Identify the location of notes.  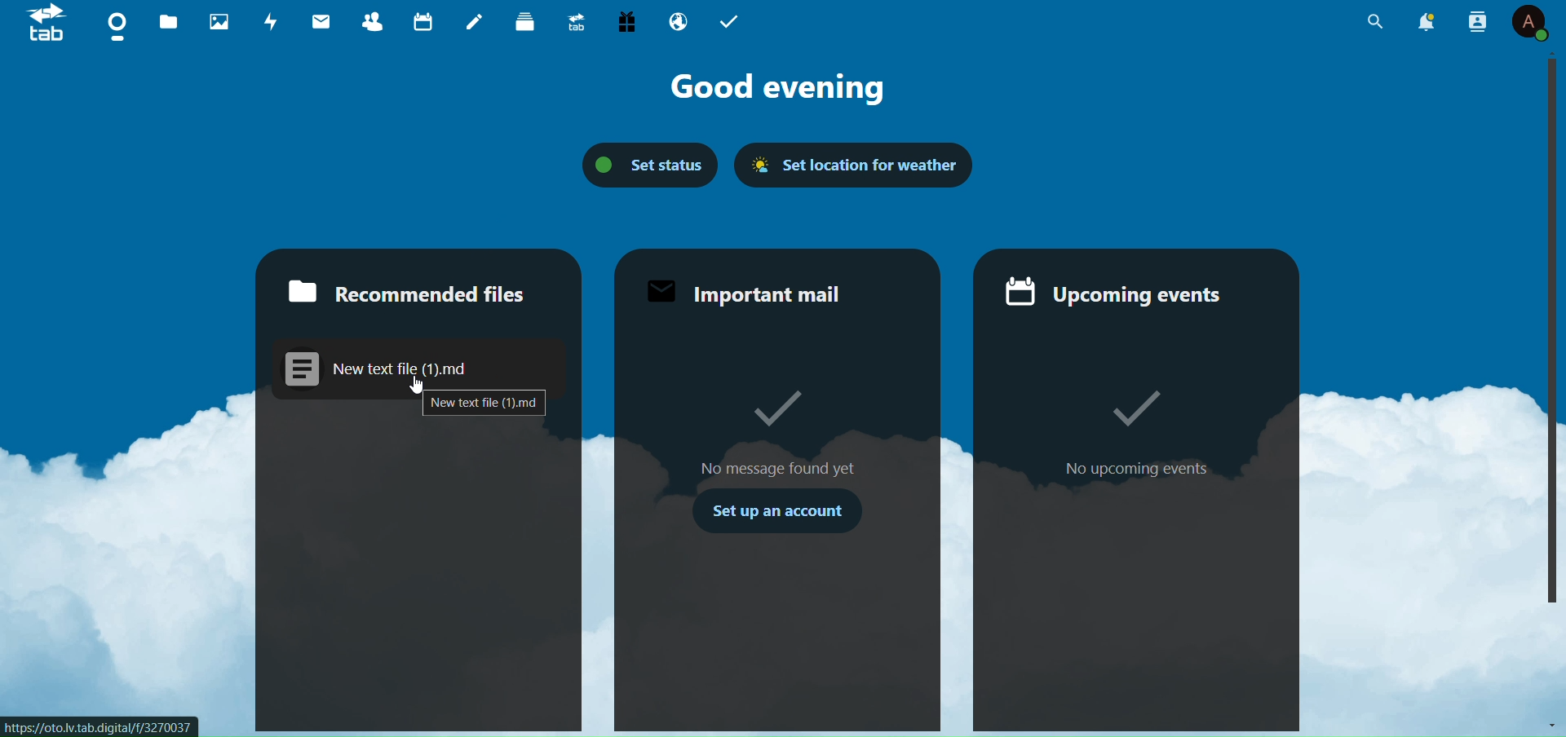
(472, 22).